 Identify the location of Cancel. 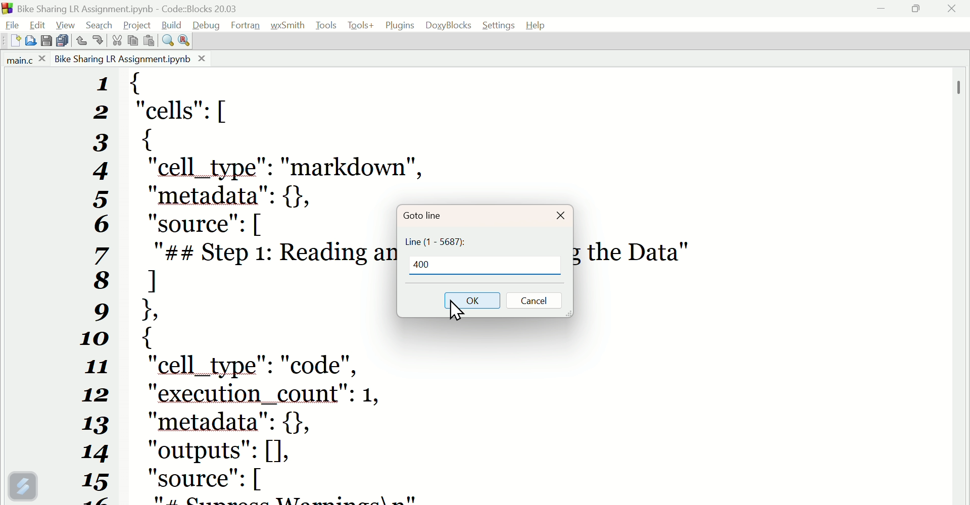
(539, 302).